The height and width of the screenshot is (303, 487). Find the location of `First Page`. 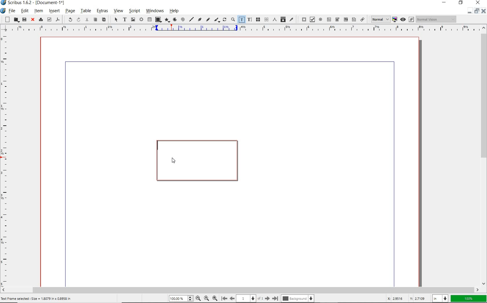

First Page is located at coordinates (224, 299).